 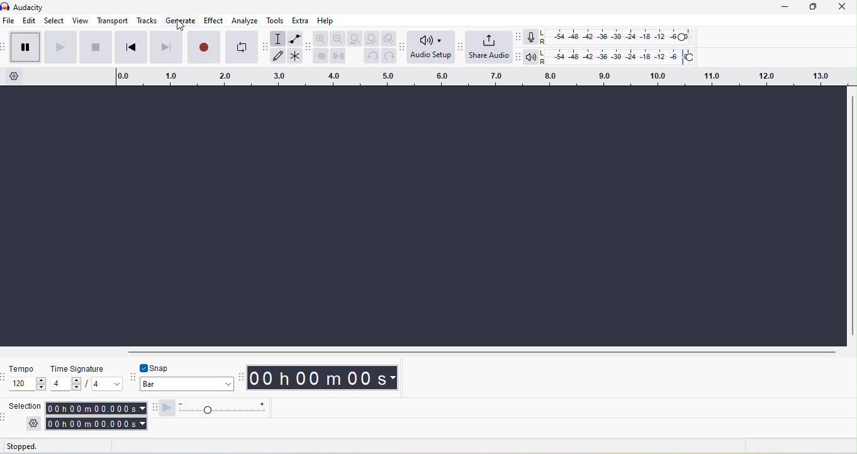 What do you see at coordinates (463, 50) in the screenshot?
I see `audacity share audio toolbar` at bounding box center [463, 50].